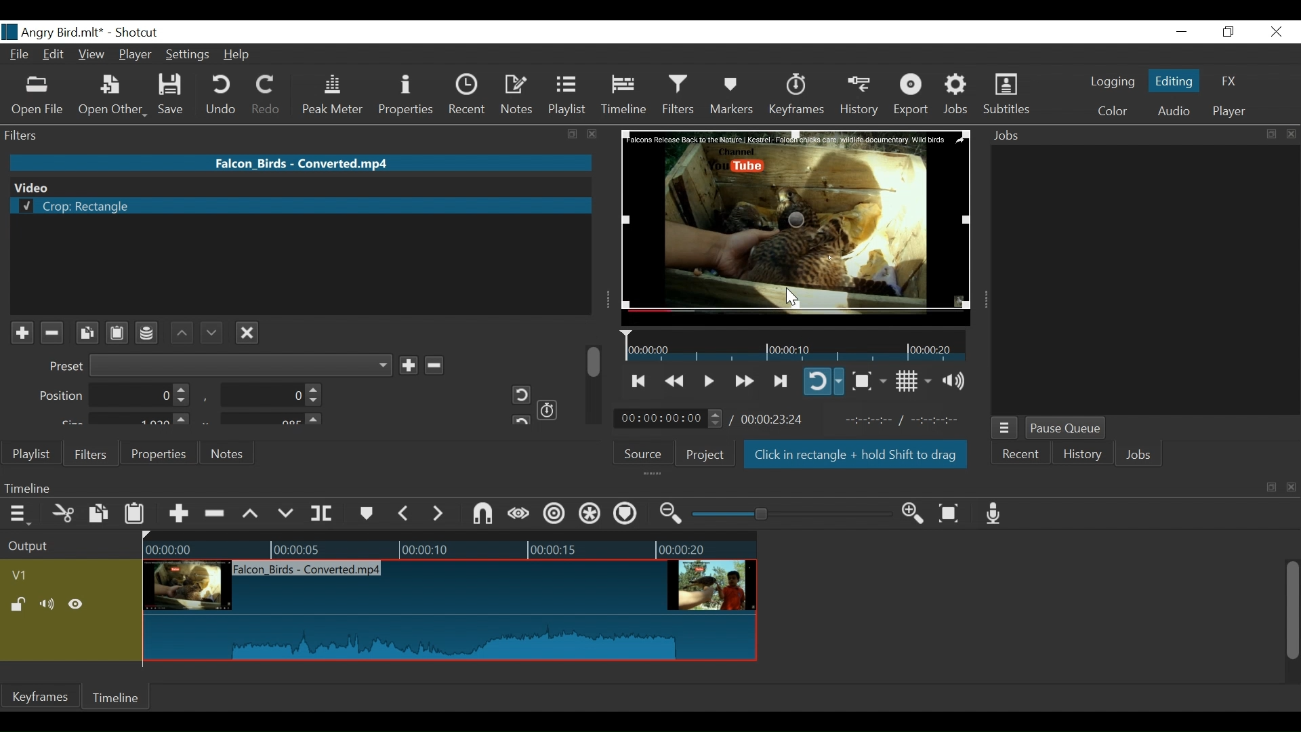 The image size is (1301, 732). I want to click on Total Duration, so click(774, 419).